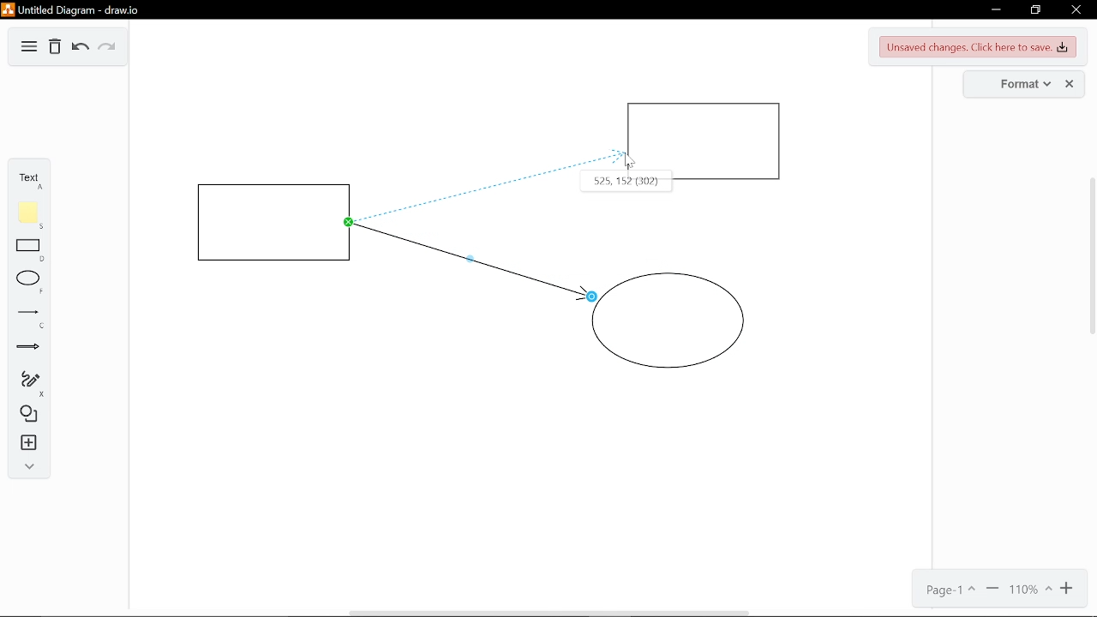 This screenshot has height=617, width=1097. I want to click on Arrow, so click(28, 348).